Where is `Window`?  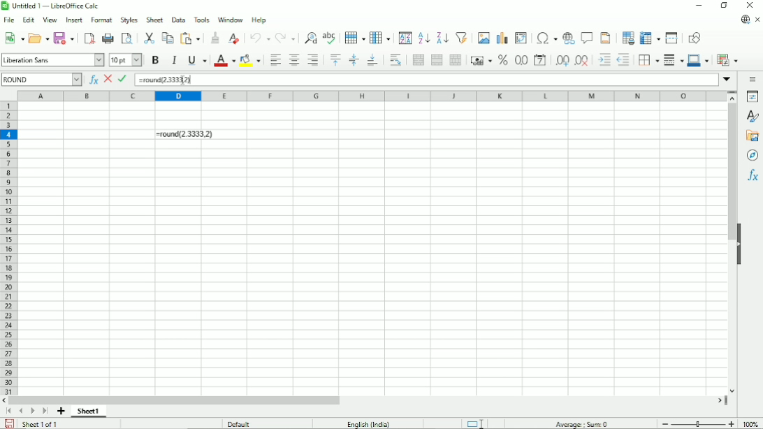
Window is located at coordinates (231, 20).